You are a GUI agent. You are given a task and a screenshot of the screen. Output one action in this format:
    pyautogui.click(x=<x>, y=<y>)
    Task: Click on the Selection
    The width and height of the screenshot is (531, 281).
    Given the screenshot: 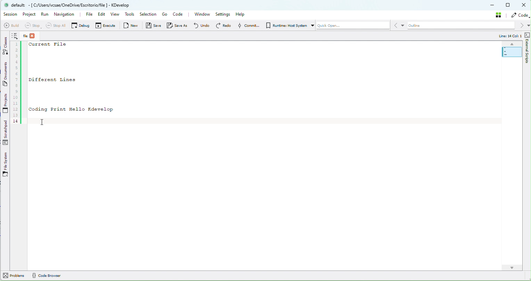 What is the action you would take?
    pyautogui.click(x=148, y=15)
    